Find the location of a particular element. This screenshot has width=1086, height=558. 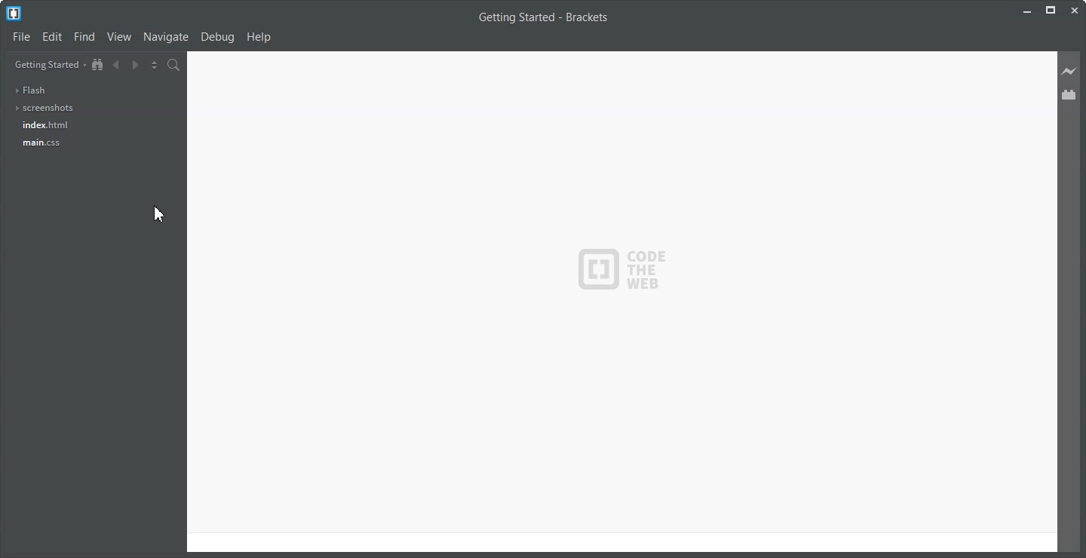

Cursor is located at coordinates (158, 214).